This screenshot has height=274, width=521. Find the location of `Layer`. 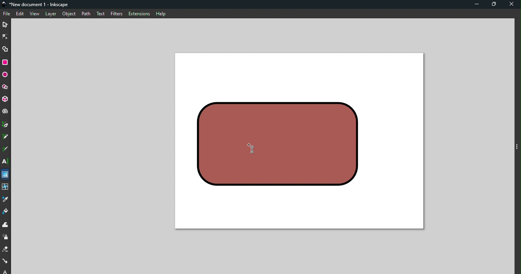

Layer is located at coordinates (51, 14).